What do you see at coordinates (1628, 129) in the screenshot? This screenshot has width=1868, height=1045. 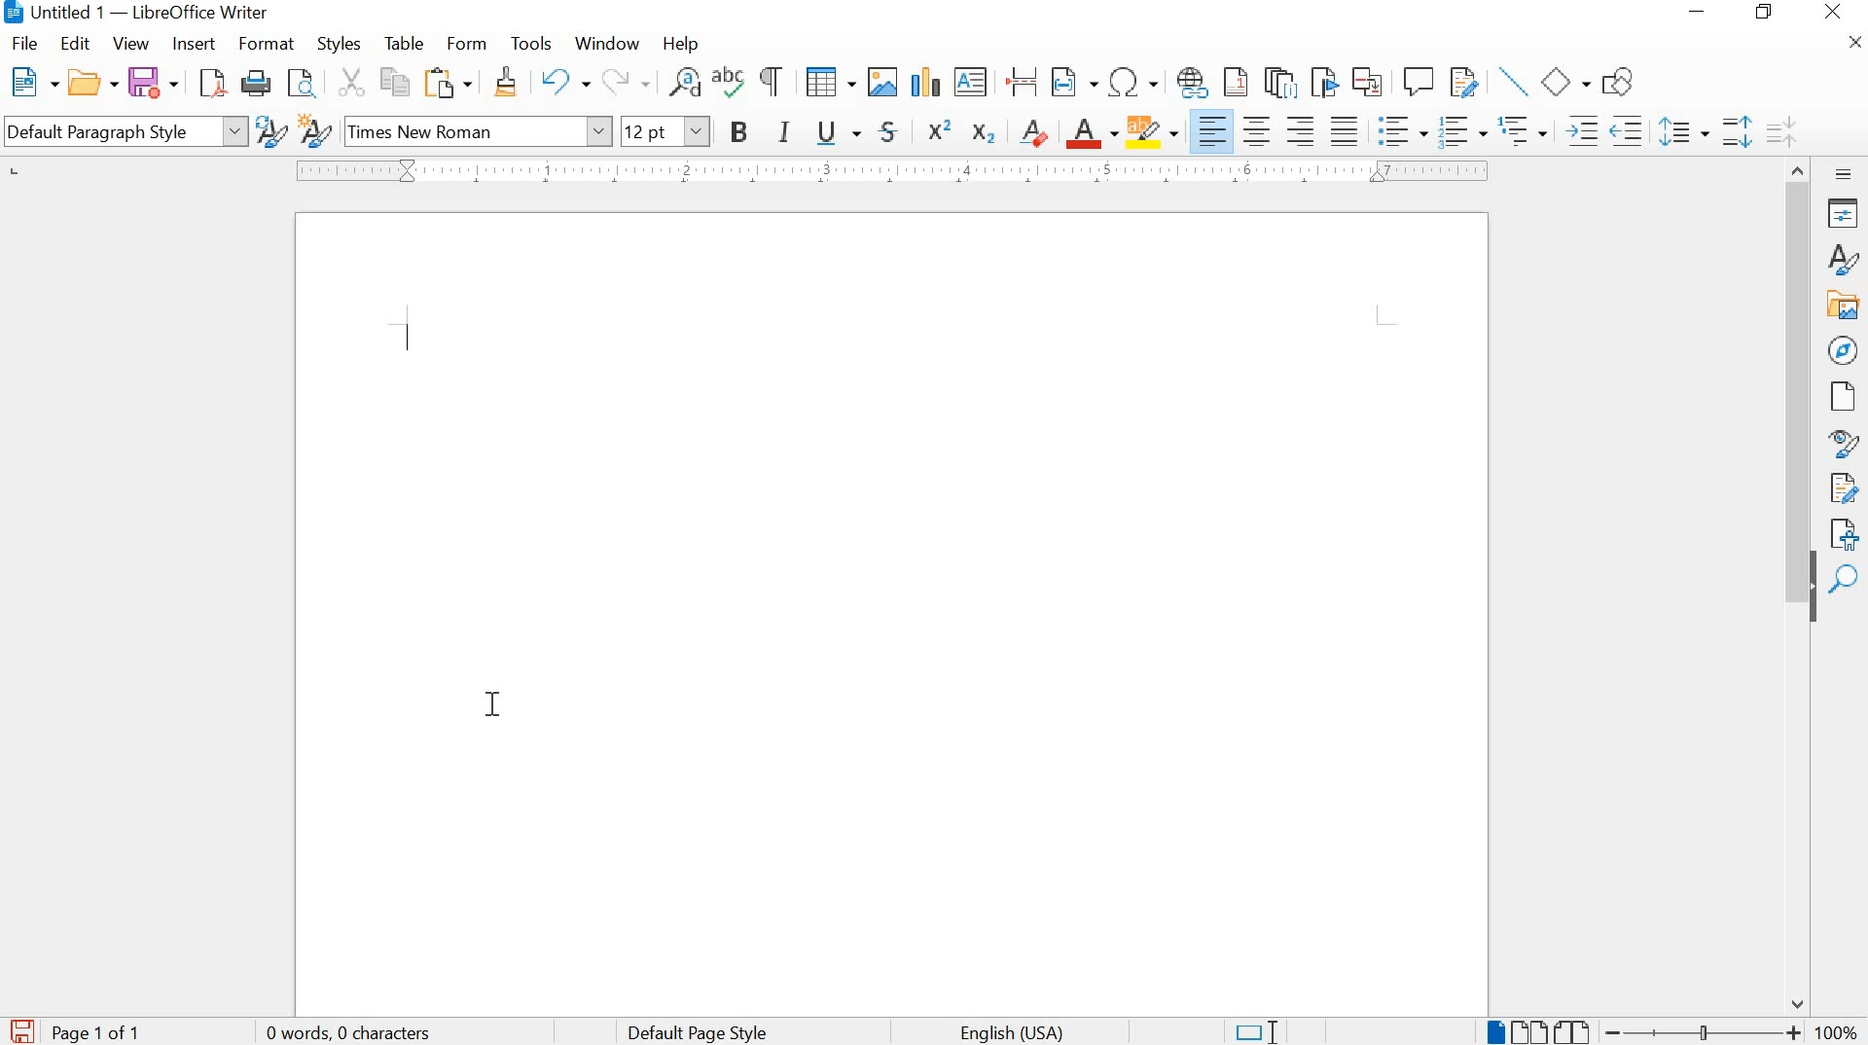 I see `DECREASE INDENT` at bounding box center [1628, 129].